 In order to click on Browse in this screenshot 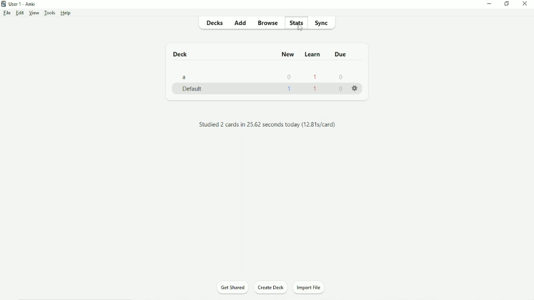, I will do `click(265, 22)`.